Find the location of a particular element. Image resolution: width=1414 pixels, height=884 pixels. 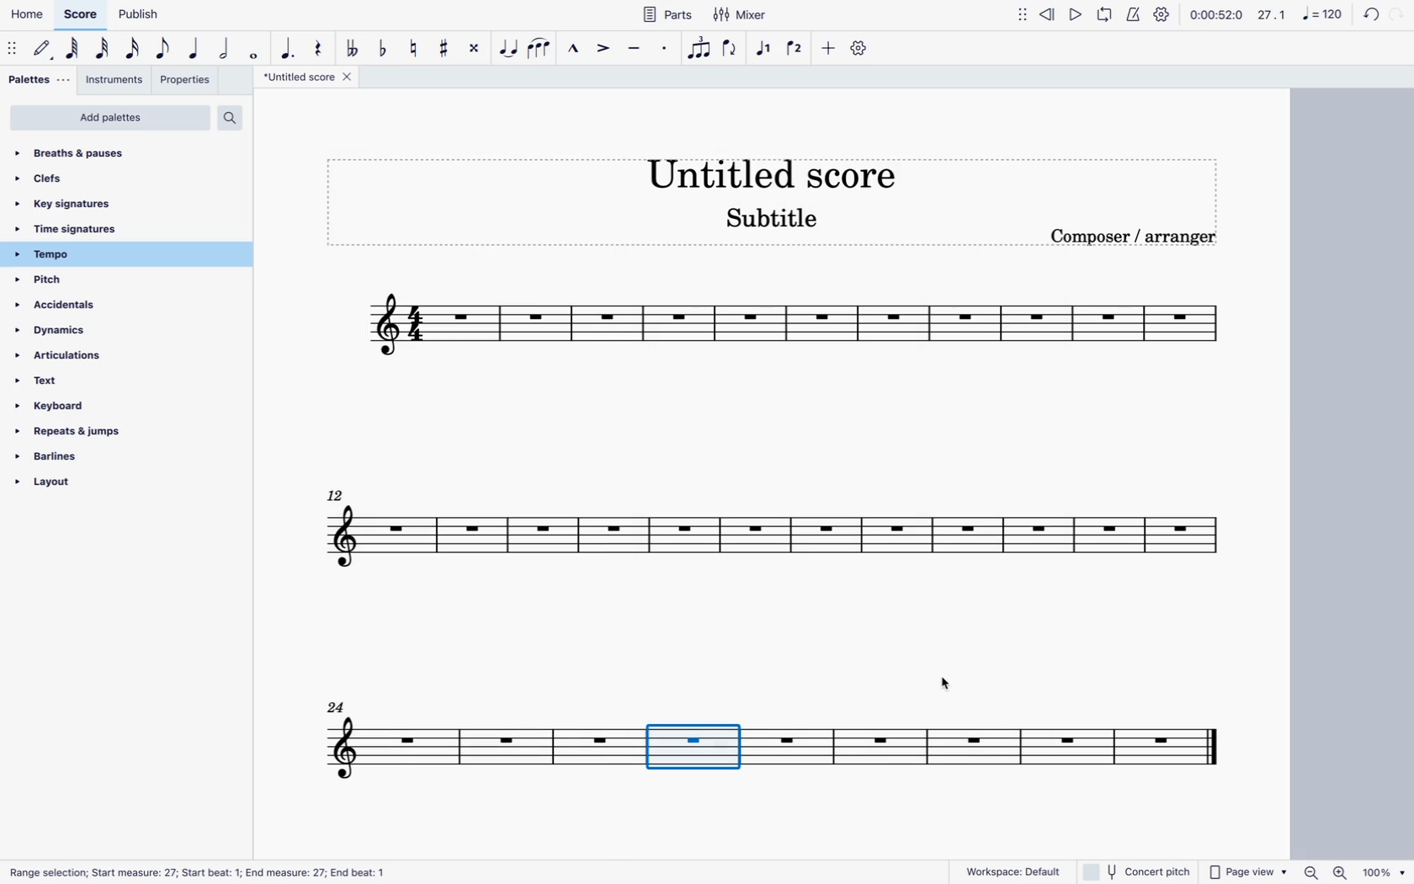

score is located at coordinates (82, 13).